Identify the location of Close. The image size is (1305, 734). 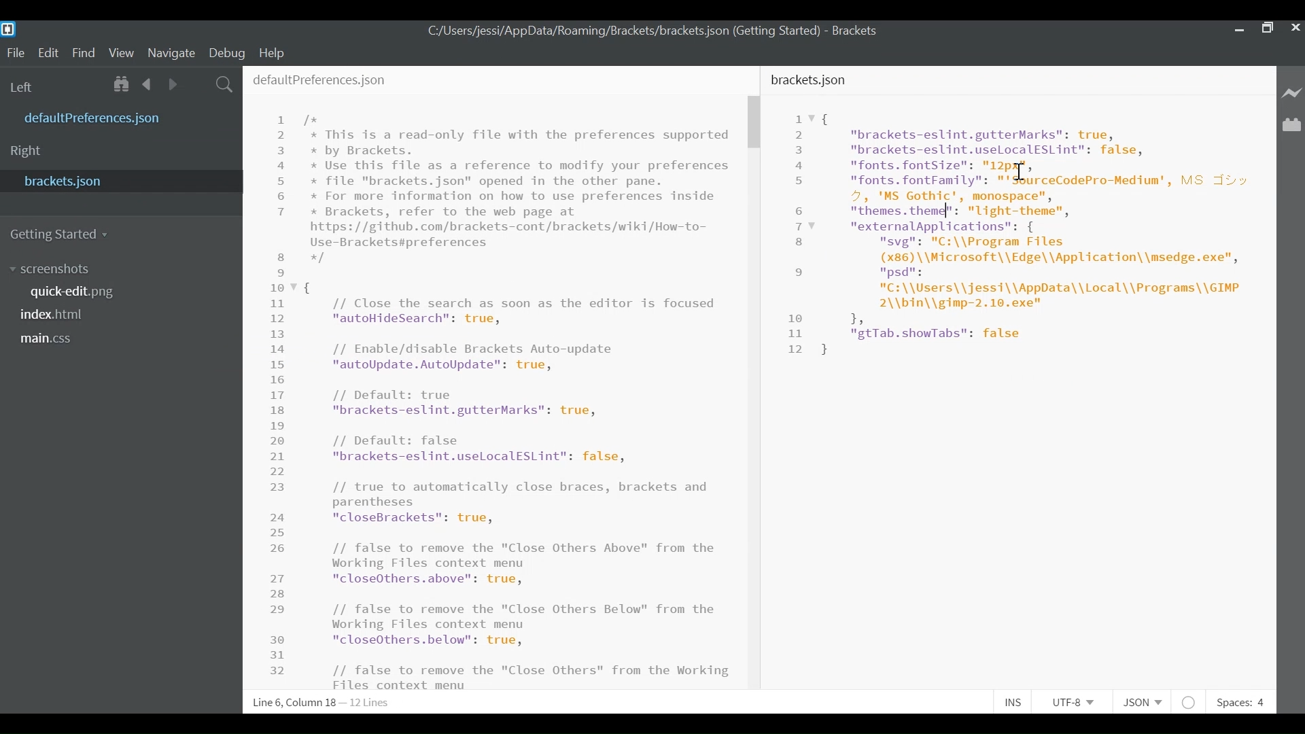
(1296, 29).